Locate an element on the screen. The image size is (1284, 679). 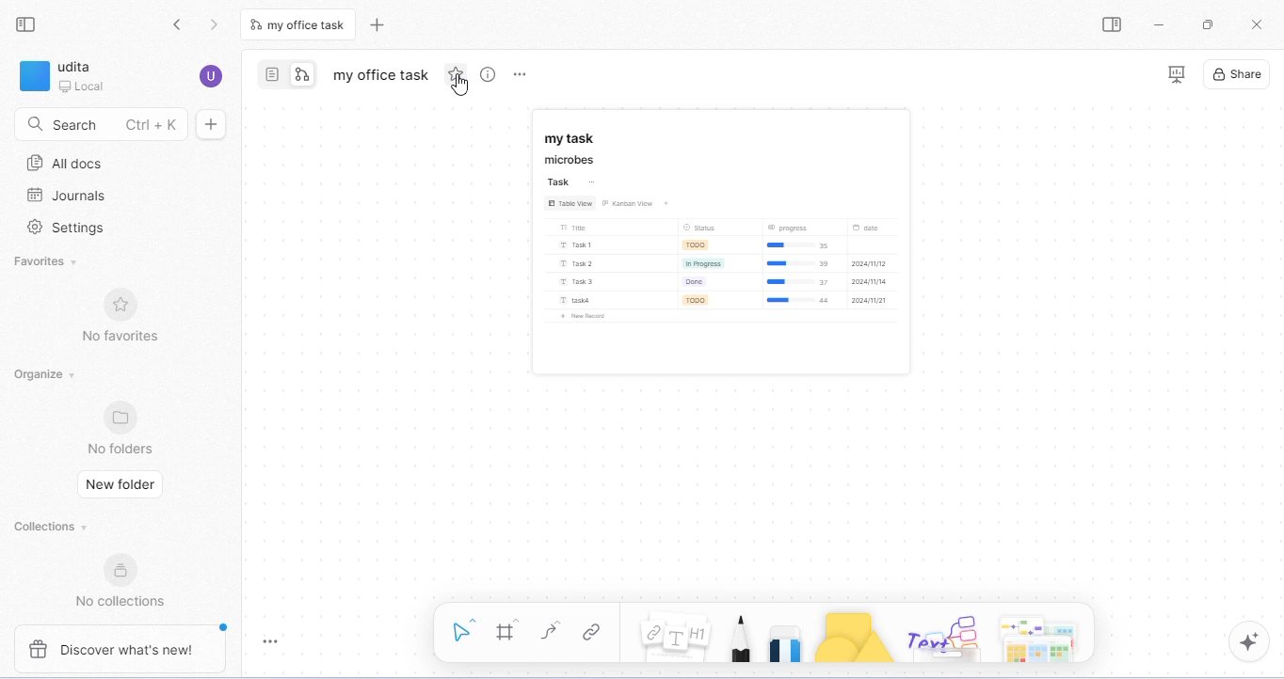
all docs is located at coordinates (65, 163).